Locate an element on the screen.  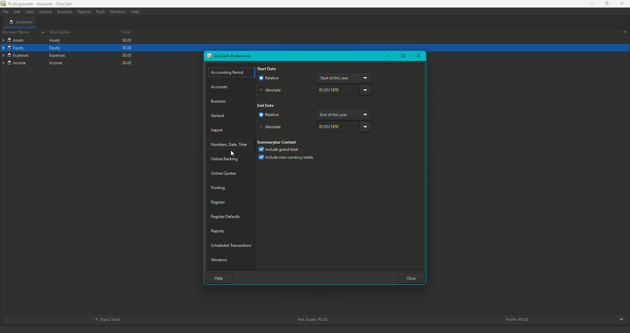
Relative is located at coordinates (271, 79).